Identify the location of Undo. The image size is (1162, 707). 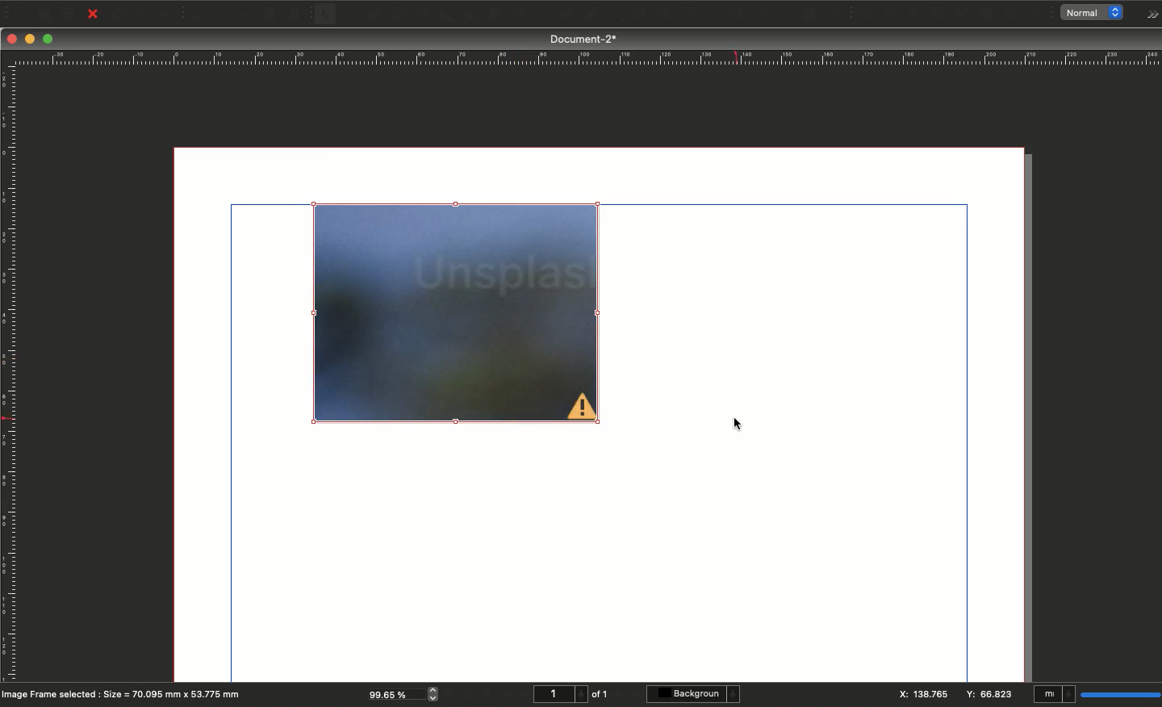
(197, 15).